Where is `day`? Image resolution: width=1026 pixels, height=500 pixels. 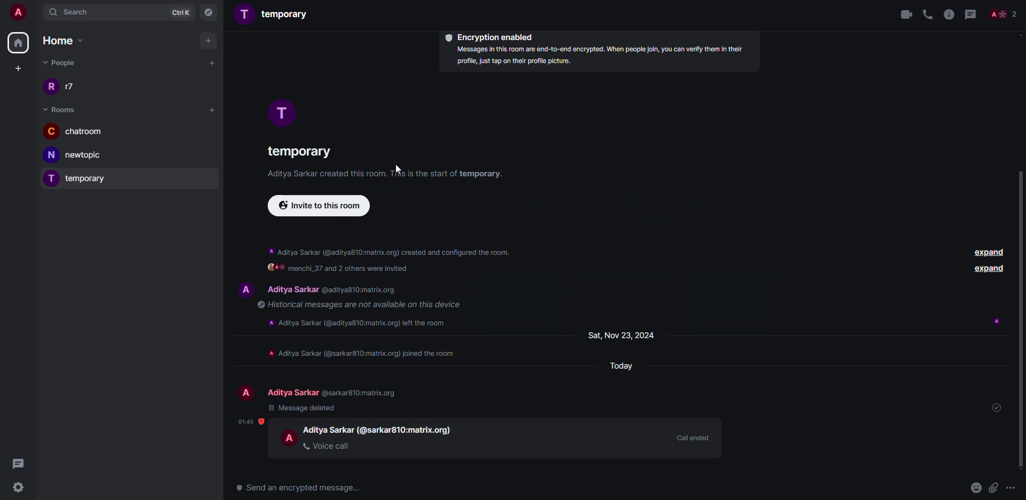
day is located at coordinates (623, 366).